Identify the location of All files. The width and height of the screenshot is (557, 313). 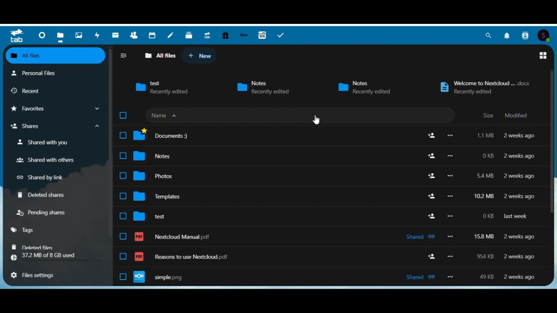
(157, 56).